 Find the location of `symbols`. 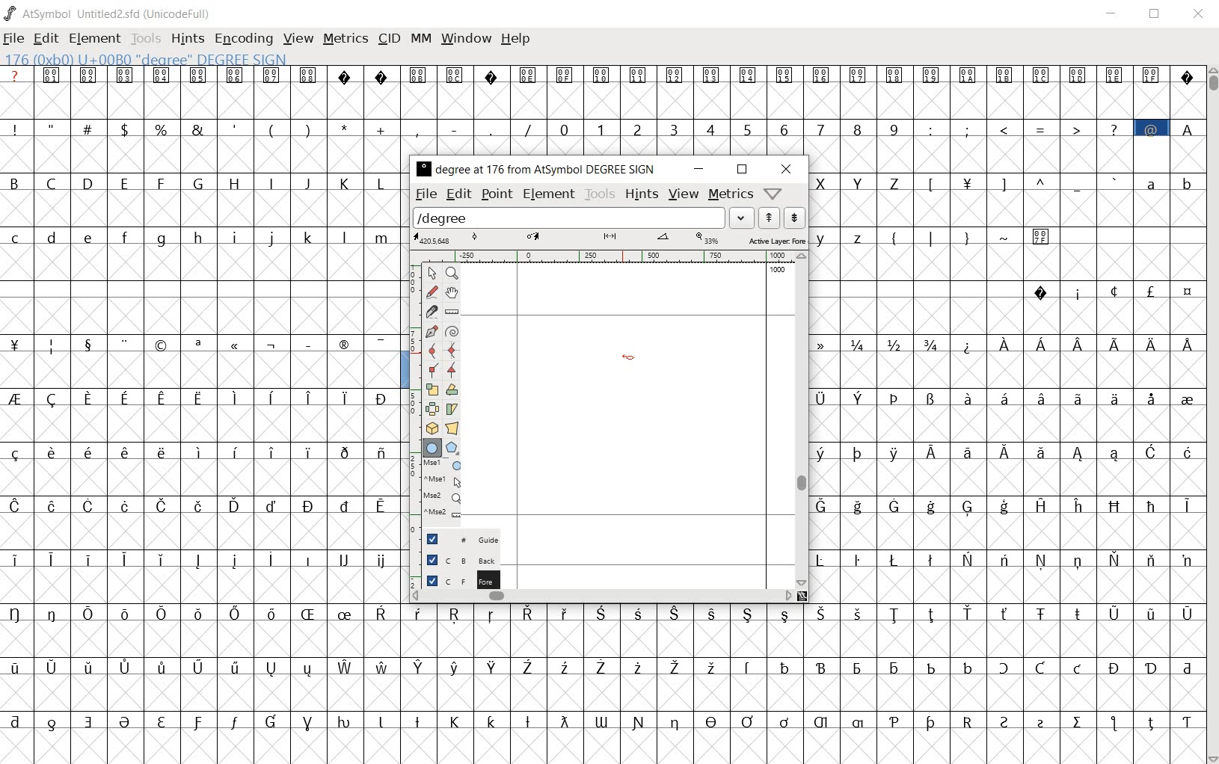

symbols is located at coordinates (971, 235).